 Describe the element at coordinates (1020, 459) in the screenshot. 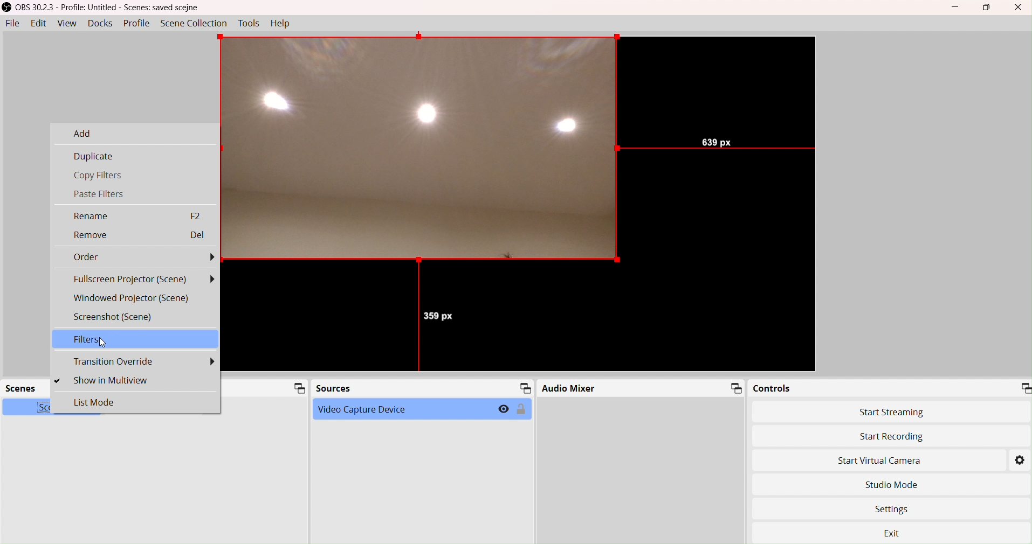

I see `Settings` at that location.